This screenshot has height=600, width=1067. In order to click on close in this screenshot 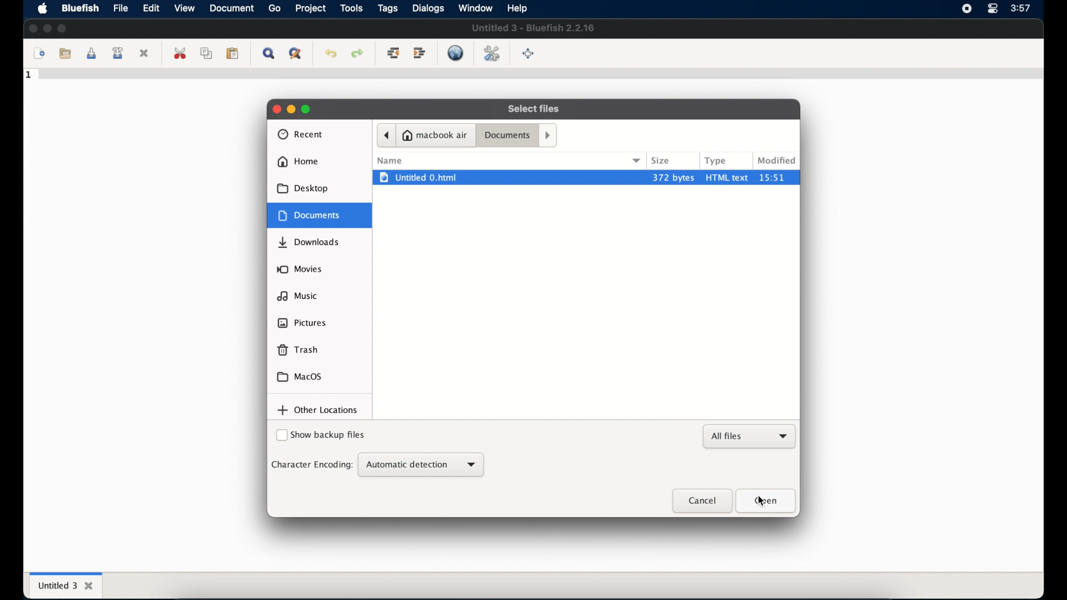, I will do `click(701, 501)`.